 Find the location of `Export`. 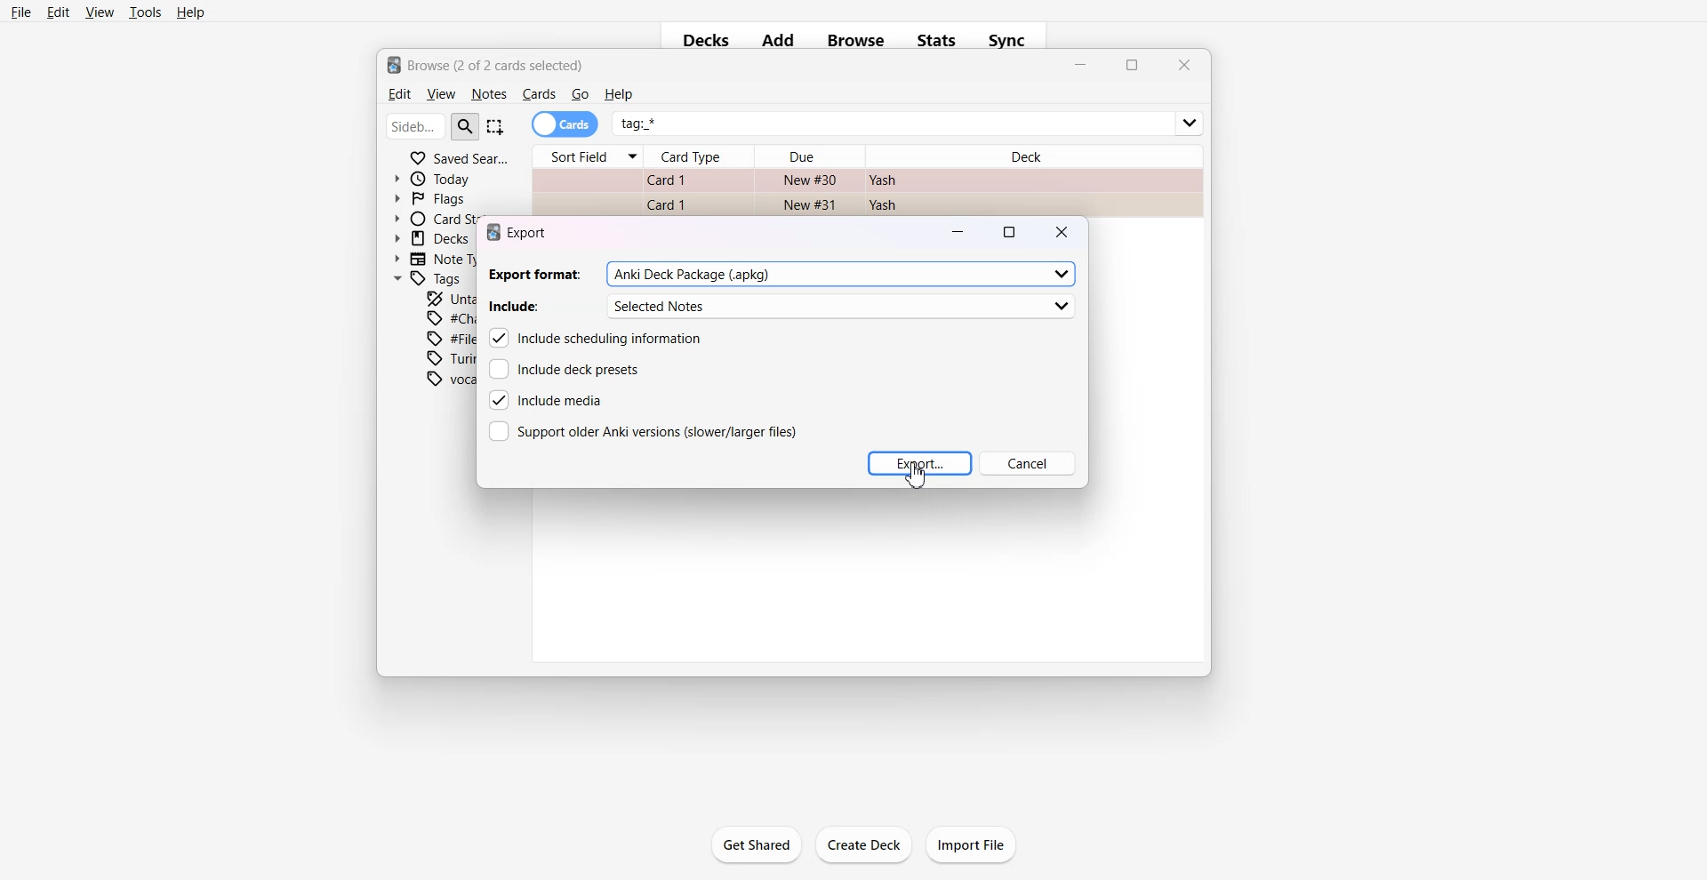

Export is located at coordinates (919, 463).